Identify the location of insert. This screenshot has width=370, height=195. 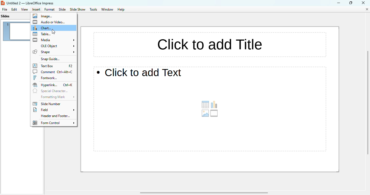
(36, 9).